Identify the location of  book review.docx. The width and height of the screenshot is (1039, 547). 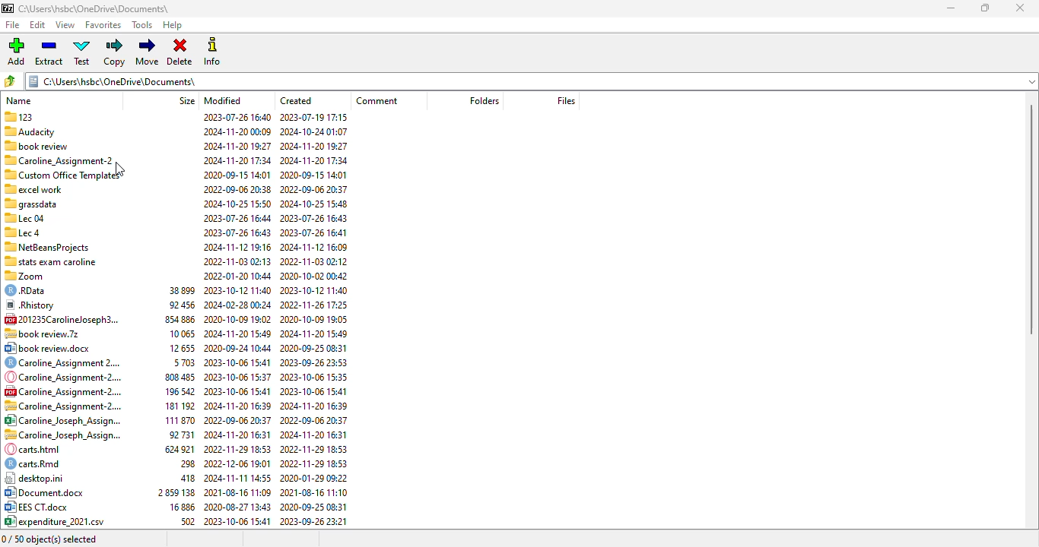
(48, 348).